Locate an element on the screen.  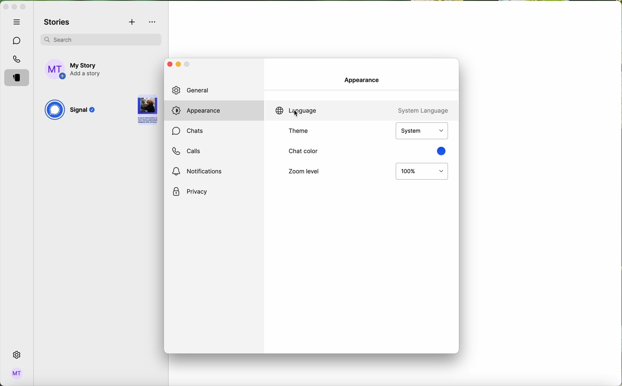
stories is located at coordinates (18, 78).